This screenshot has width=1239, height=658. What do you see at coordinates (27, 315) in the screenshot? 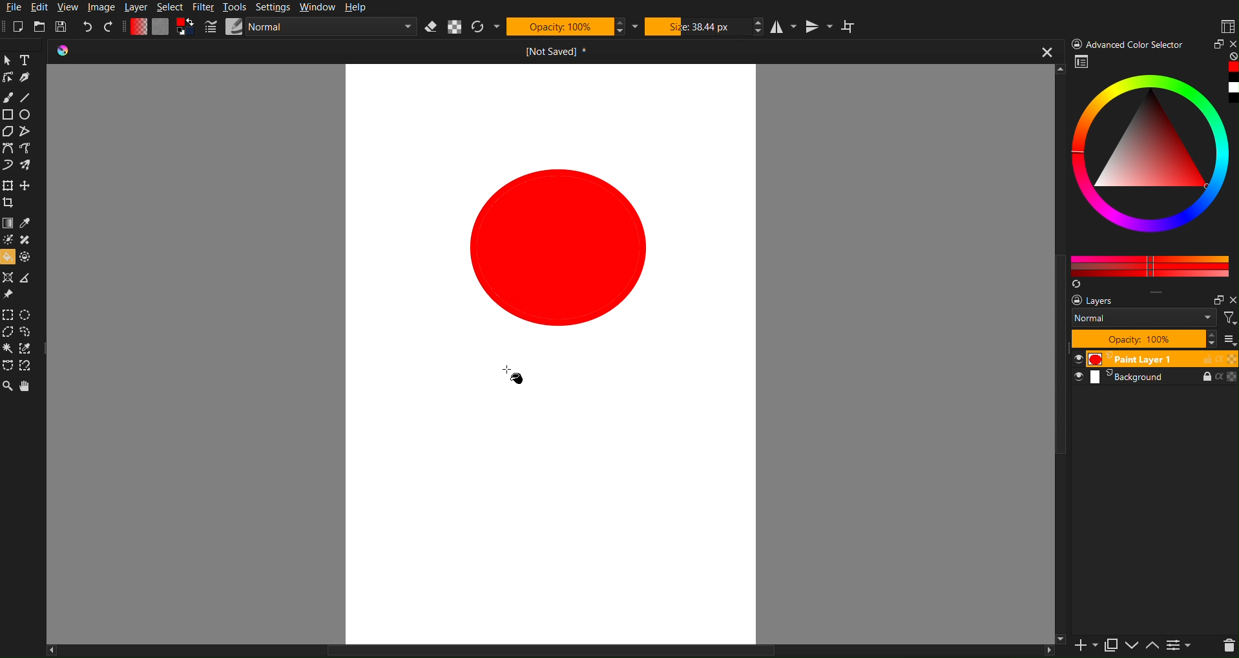
I see `Elliptical` at bounding box center [27, 315].